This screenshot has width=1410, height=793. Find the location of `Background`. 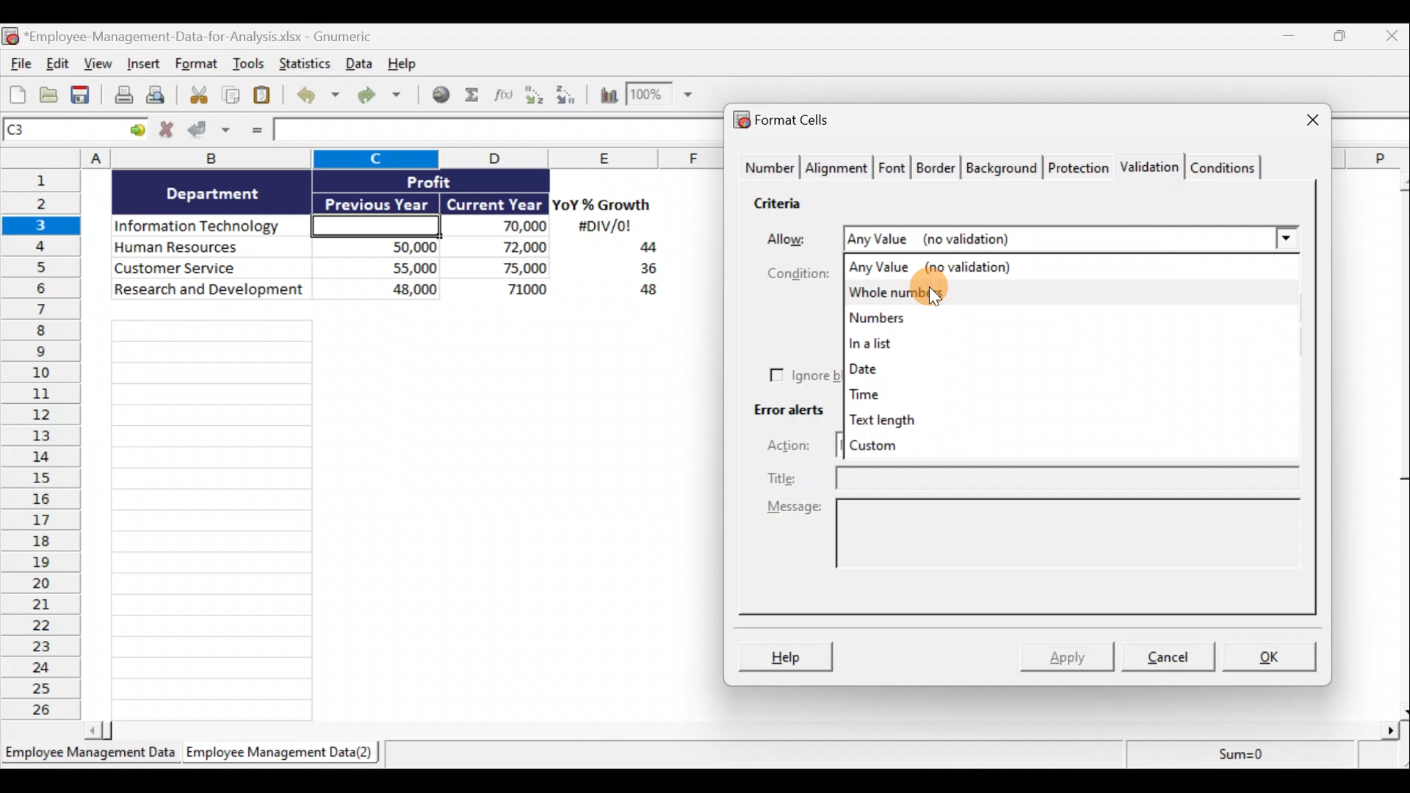

Background is located at coordinates (1004, 169).